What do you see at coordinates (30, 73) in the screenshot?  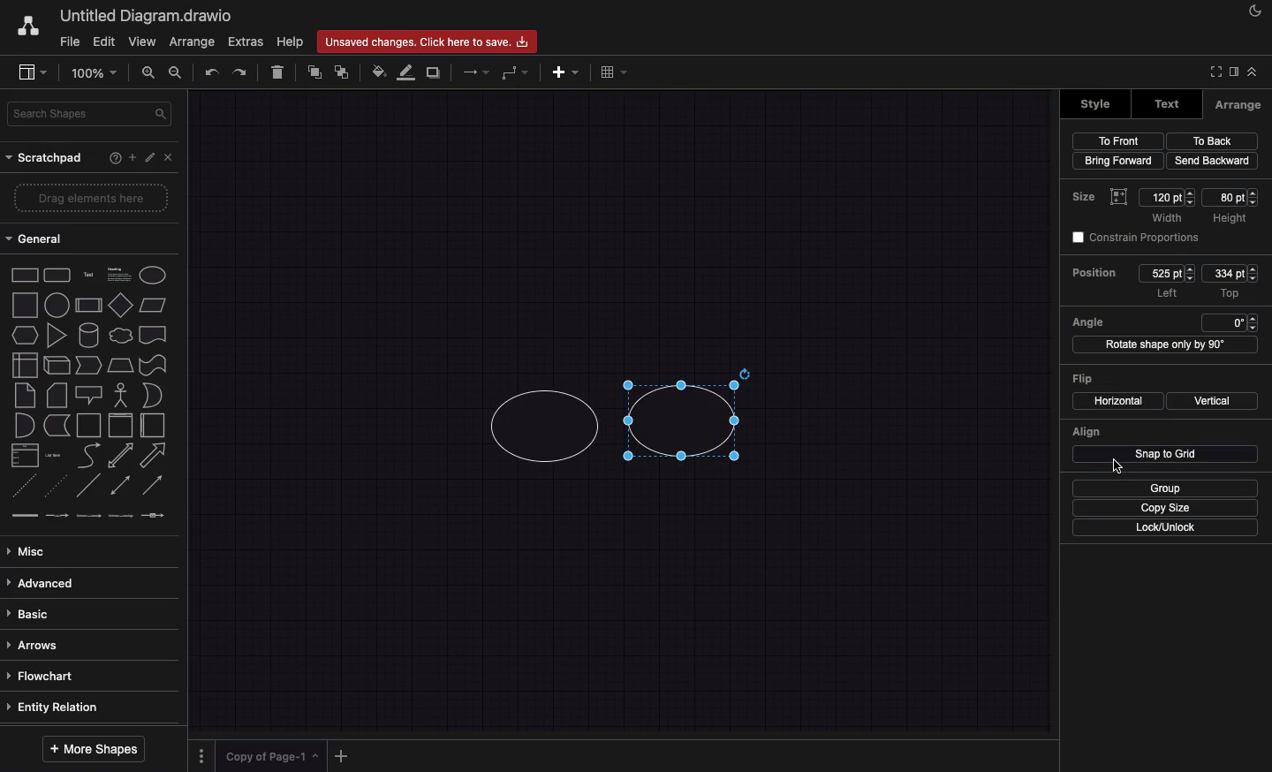 I see `view` at bounding box center [30, 73].